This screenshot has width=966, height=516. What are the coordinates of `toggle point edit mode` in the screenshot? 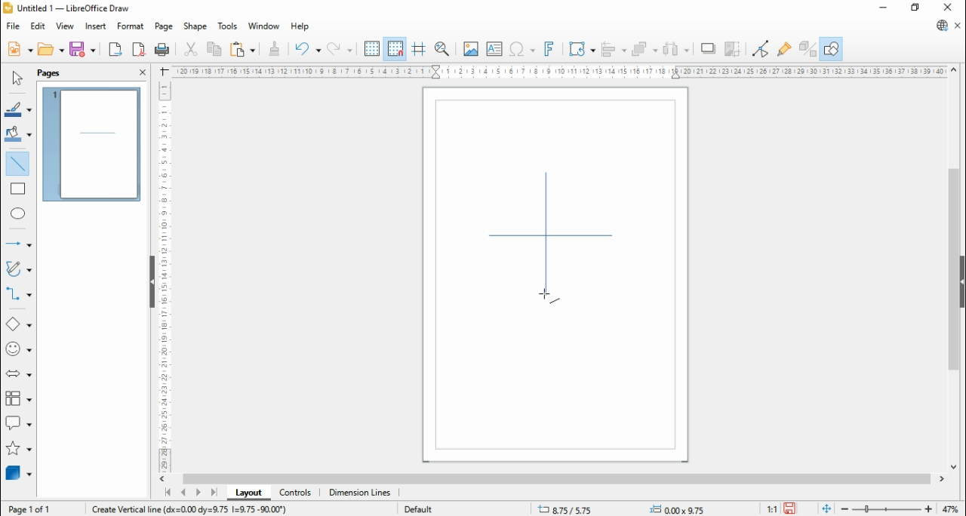 It's located at (761, 48).